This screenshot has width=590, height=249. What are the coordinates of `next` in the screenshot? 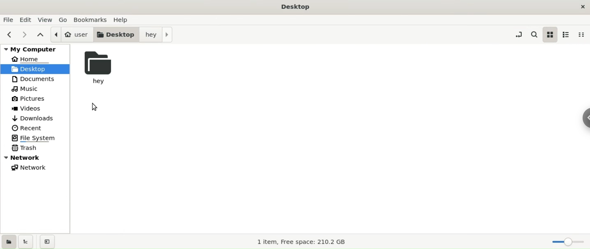 It's located at (24, 34).